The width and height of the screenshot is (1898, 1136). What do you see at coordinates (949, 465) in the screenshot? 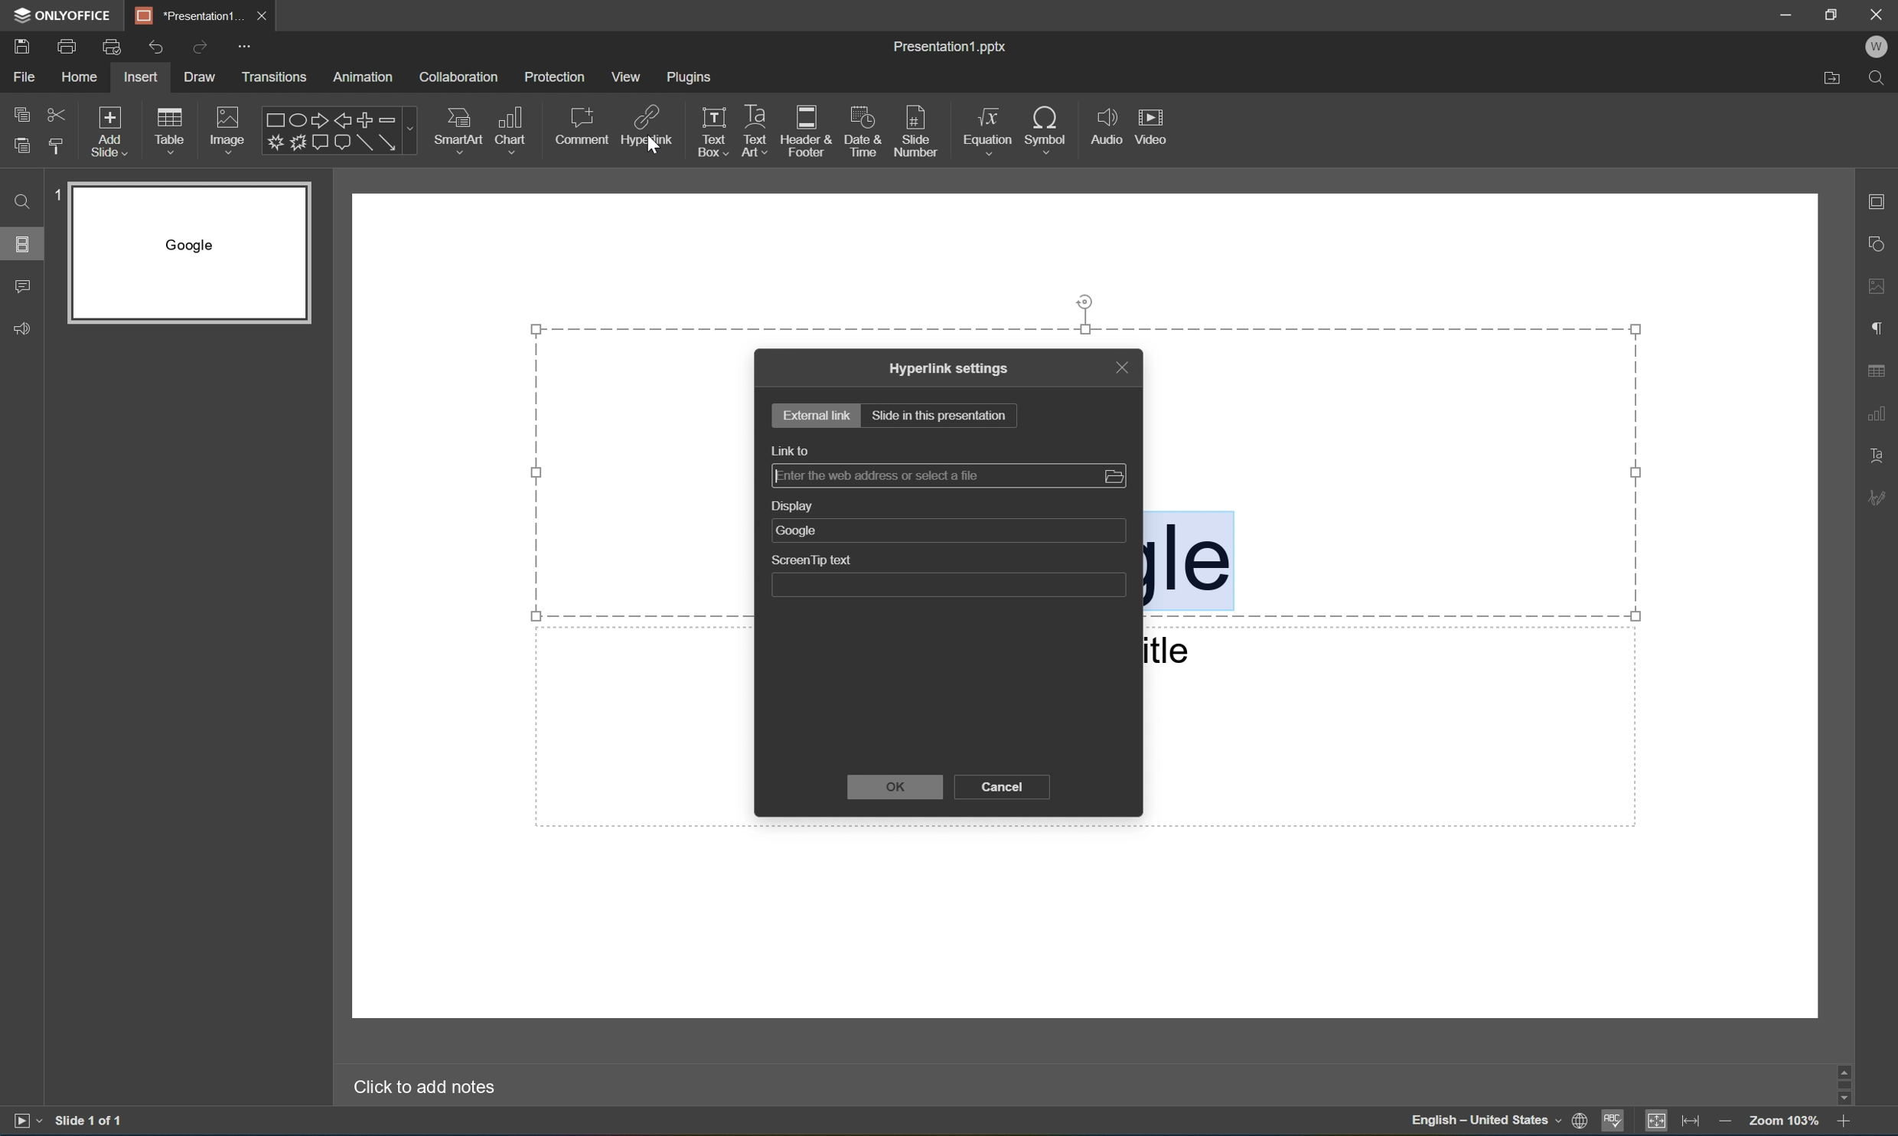
I see `Link to: Enter the web address to select the file` at bounding box center [949, 465].